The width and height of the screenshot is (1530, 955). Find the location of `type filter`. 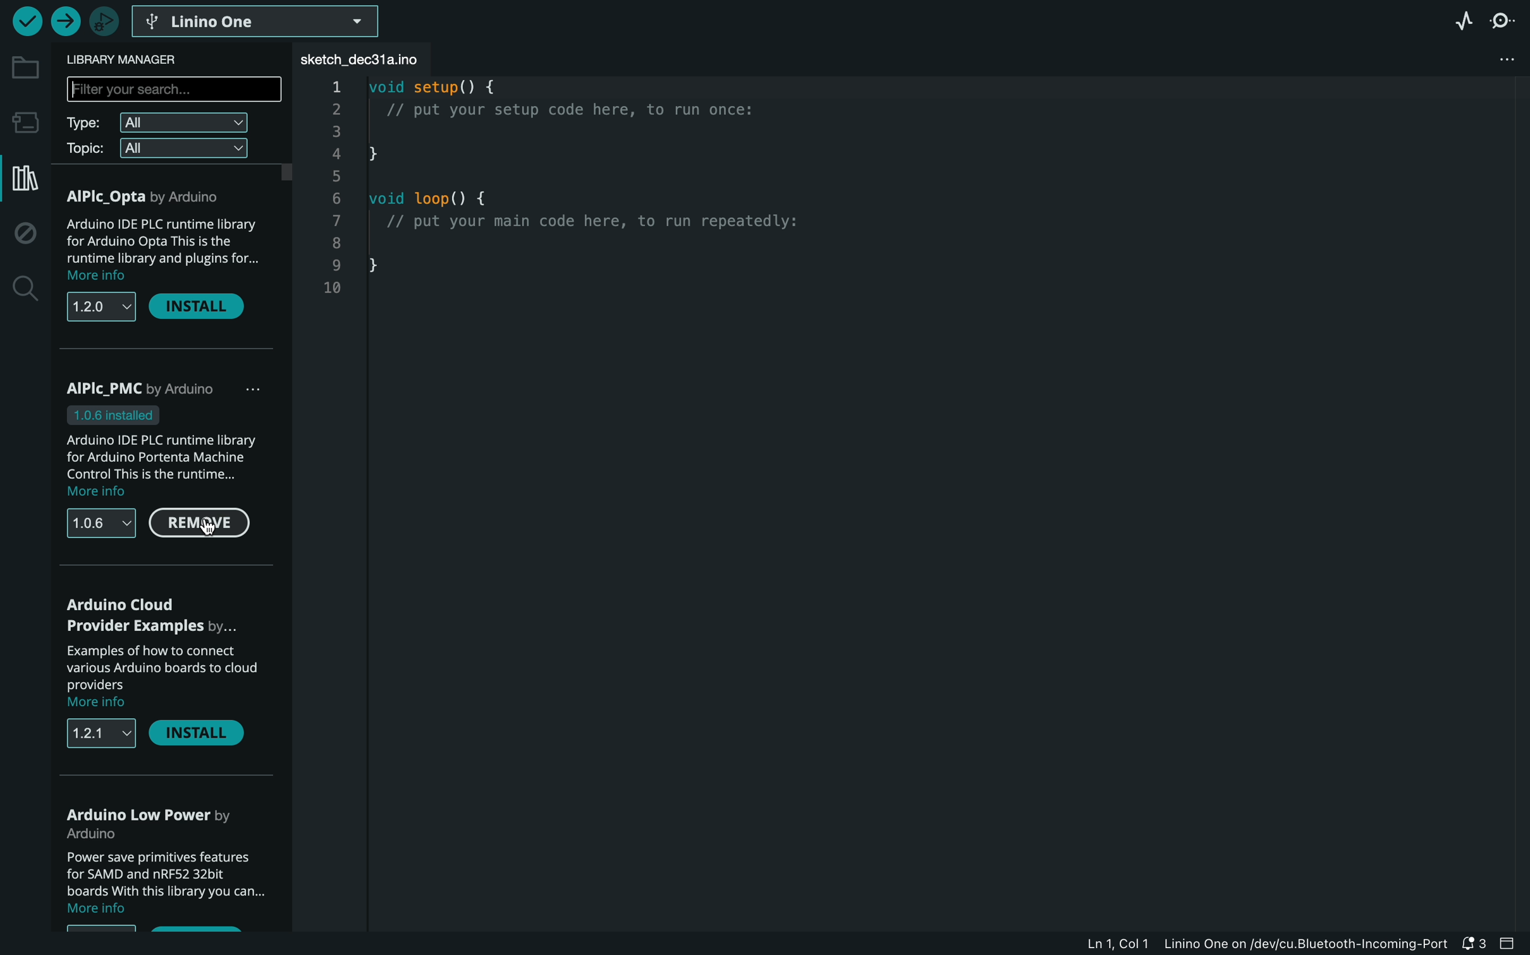

type filter is located at coordinates (158, 122).